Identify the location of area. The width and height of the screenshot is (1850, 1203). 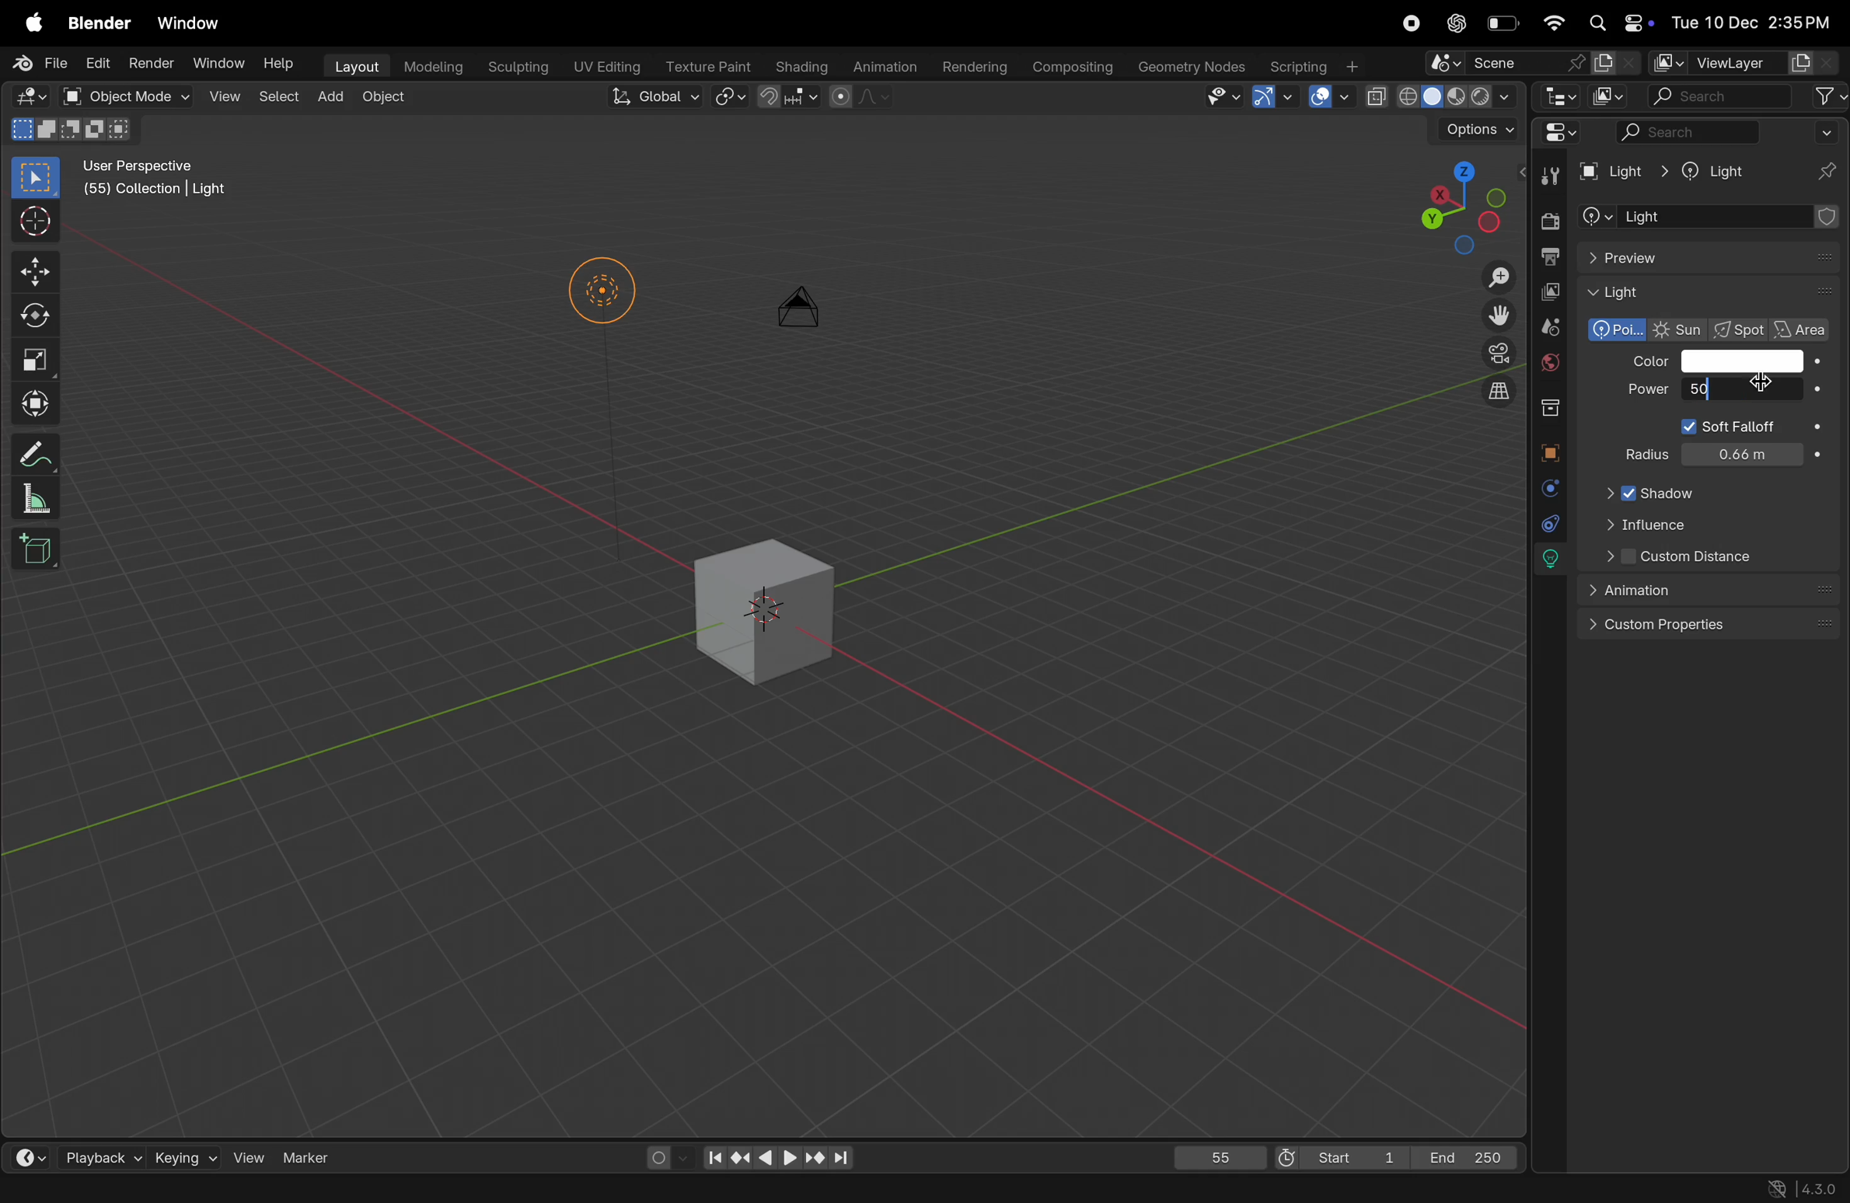
(1805, 327).